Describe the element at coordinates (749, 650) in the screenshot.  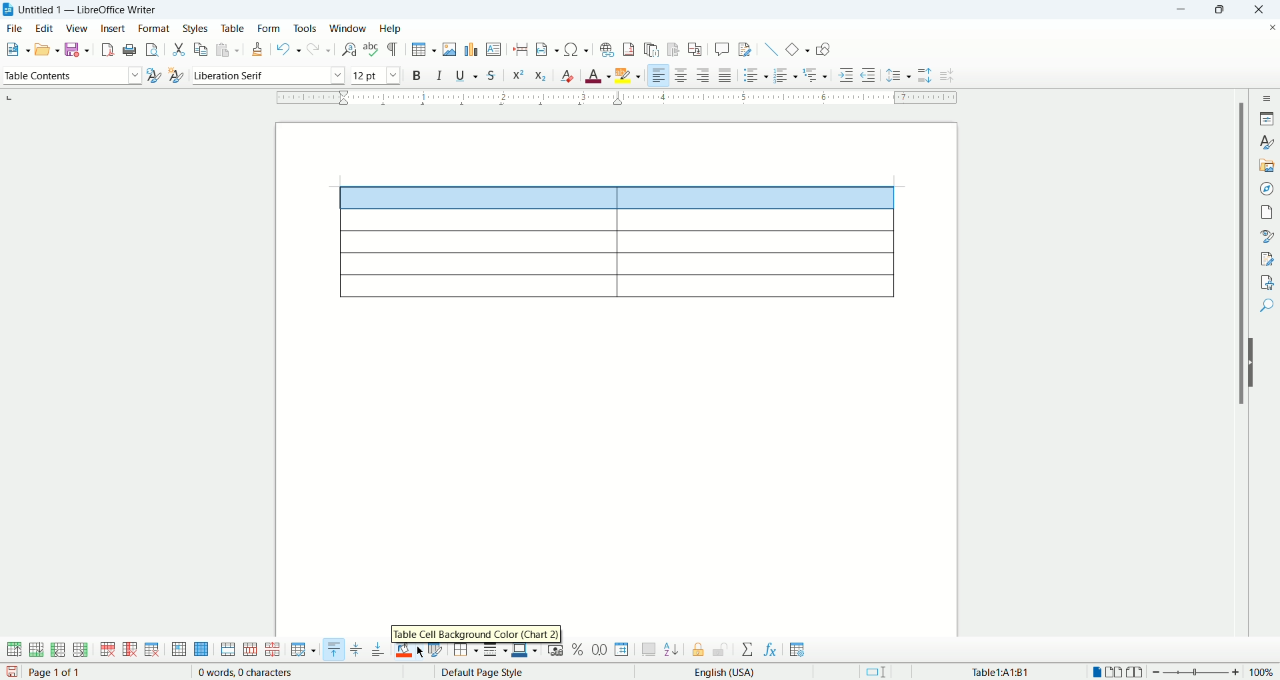
I see `sum` at that location.